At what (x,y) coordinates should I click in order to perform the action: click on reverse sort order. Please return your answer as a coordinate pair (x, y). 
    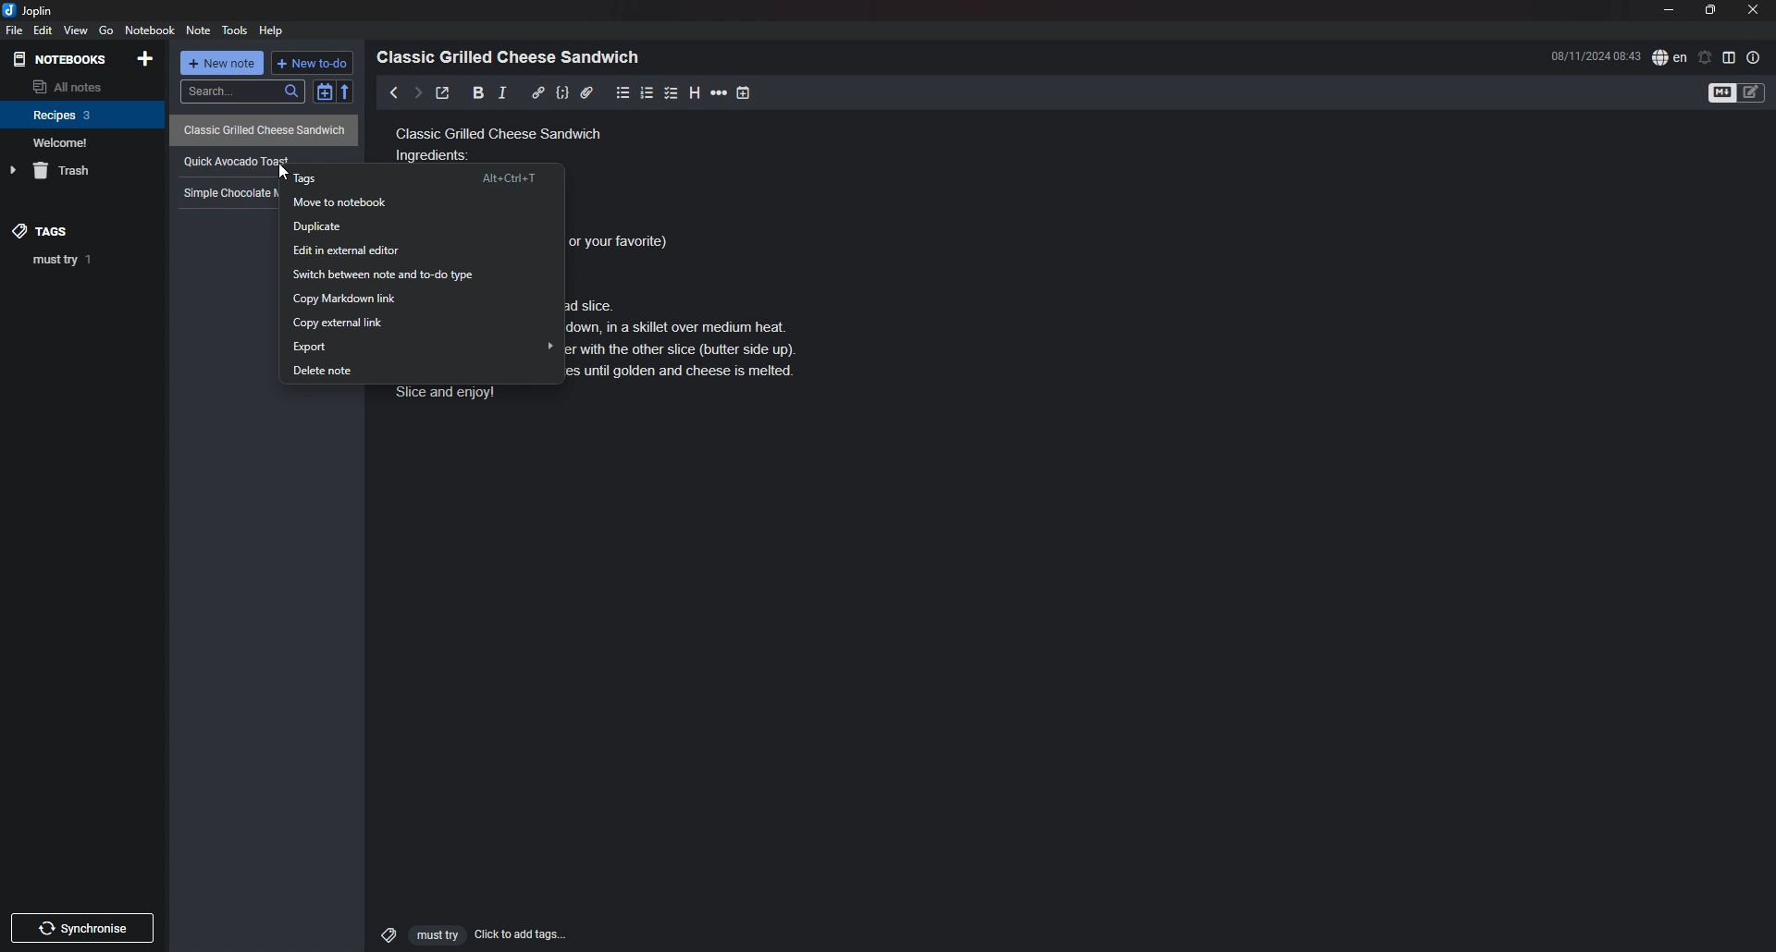
    Looking at the image, I should click on (349, 92).